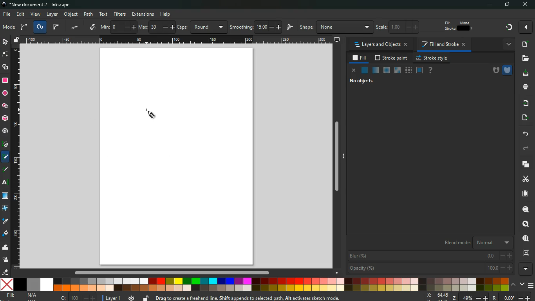  I want to click on file, so click(6, 15).